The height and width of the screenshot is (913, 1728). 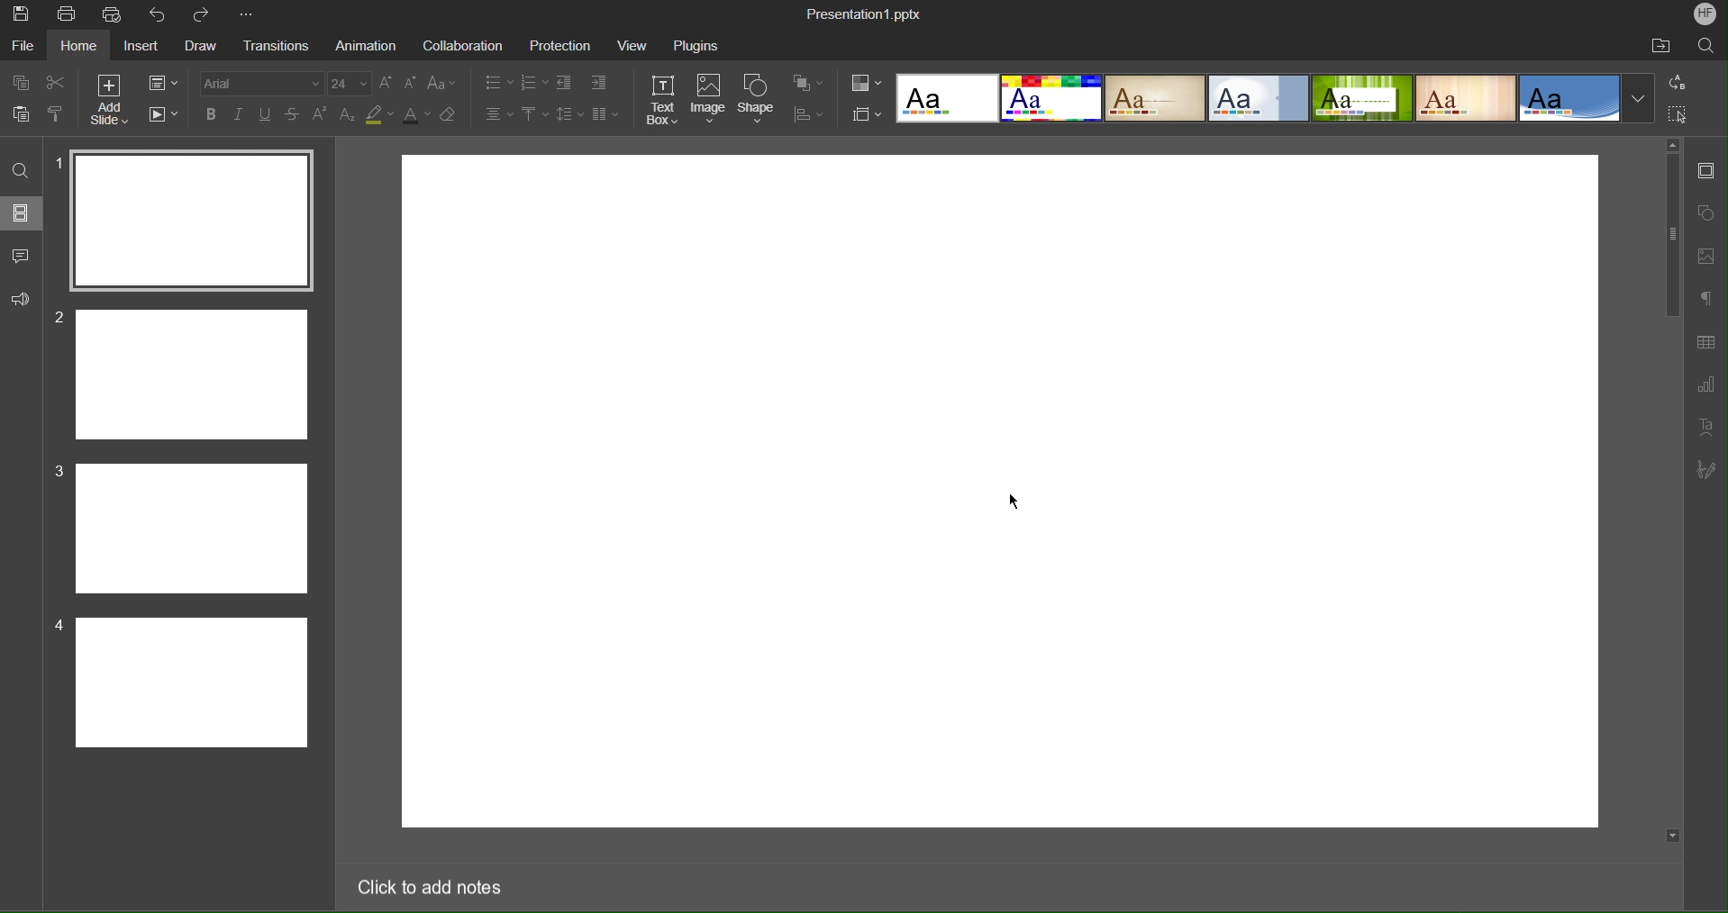 What do you see at coordinates (499, 81) in the screenshot?
I see `Bullet List` at bounding box center [499, 81].